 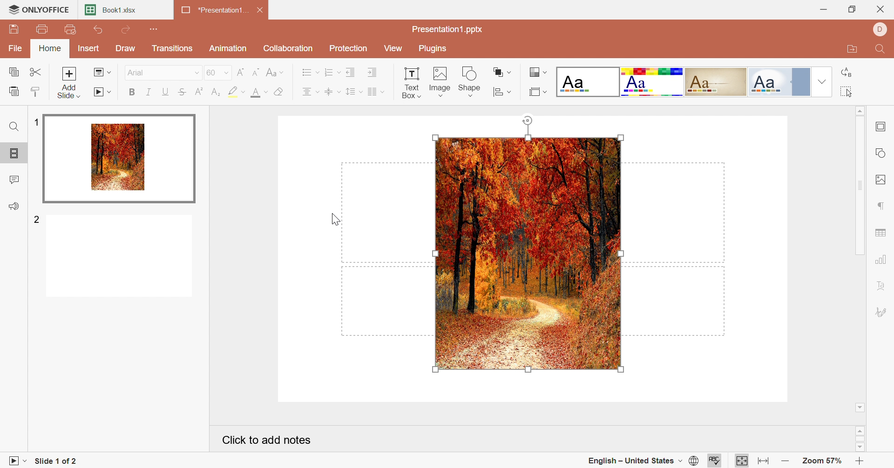 I want to click on Slide, so click(x=120, y=257).